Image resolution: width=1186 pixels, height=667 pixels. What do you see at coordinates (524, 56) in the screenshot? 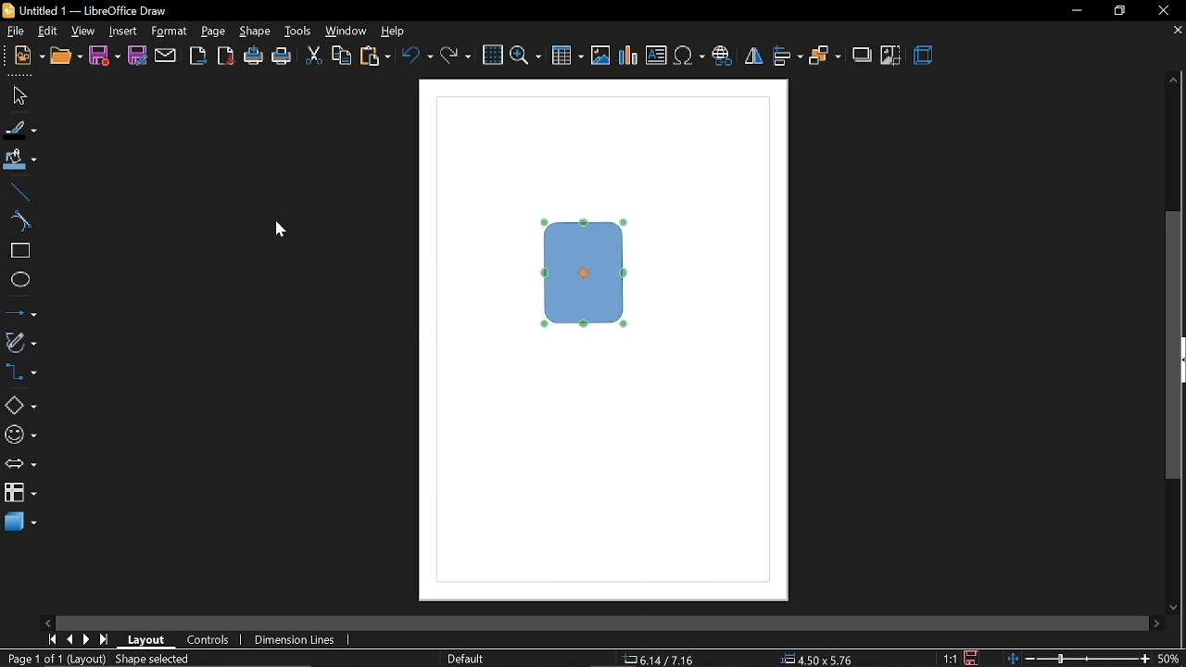
I see `zoom` at bounding box center [524, 56].